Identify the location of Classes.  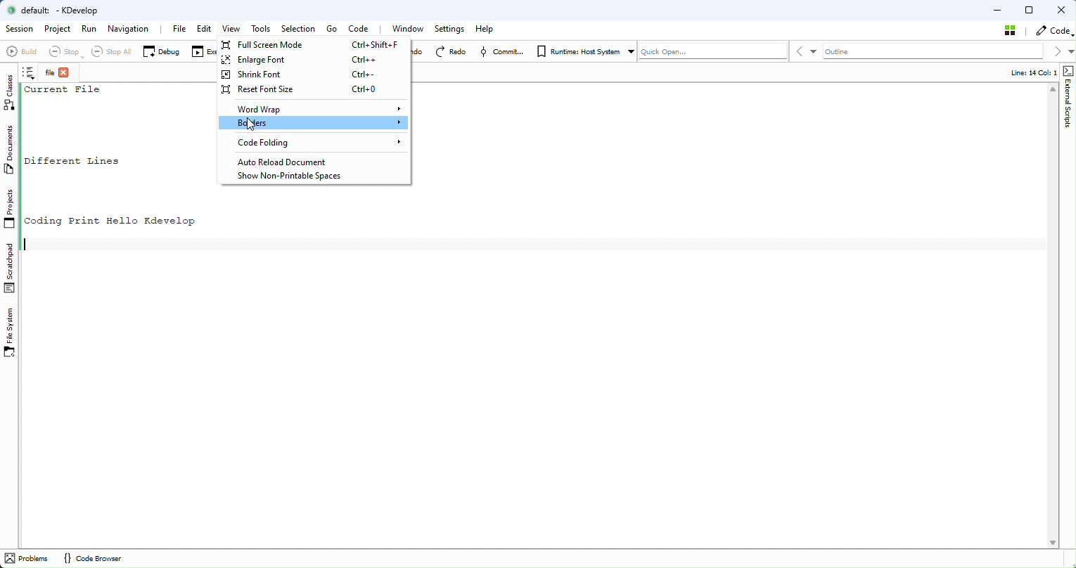
(12, 93).